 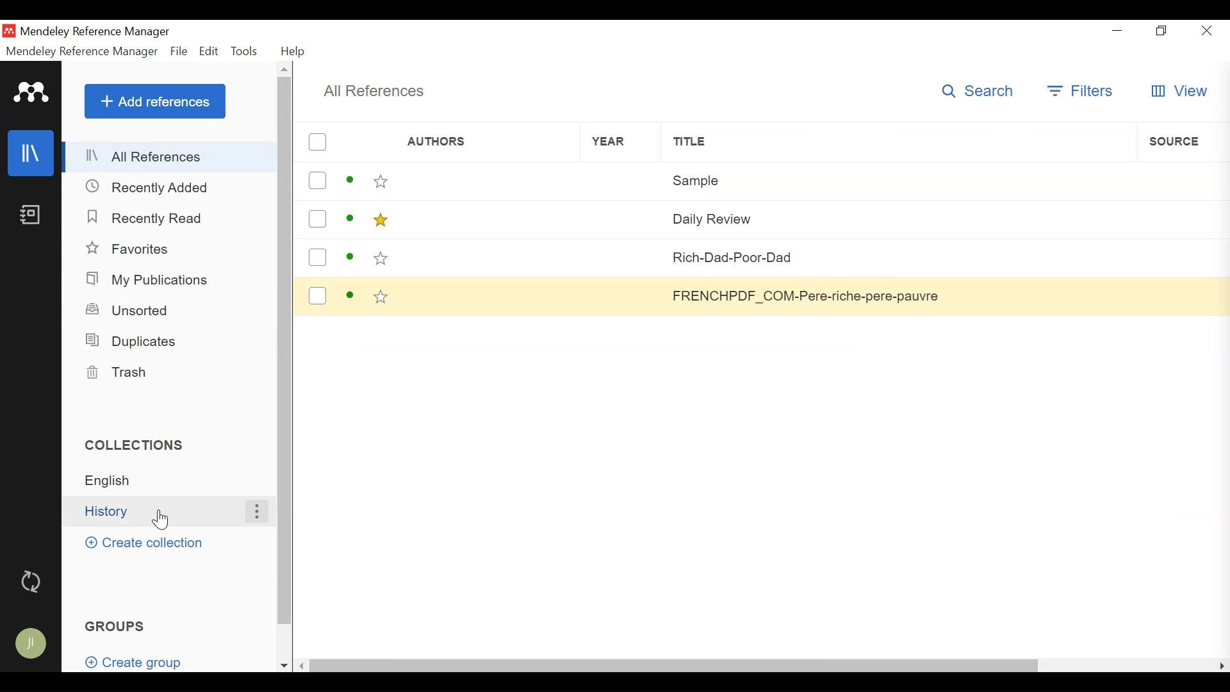 I want to click on Horizontal scroll bar, so click(x=675, y=664).